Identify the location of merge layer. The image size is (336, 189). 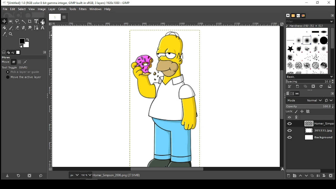
(318, 176).